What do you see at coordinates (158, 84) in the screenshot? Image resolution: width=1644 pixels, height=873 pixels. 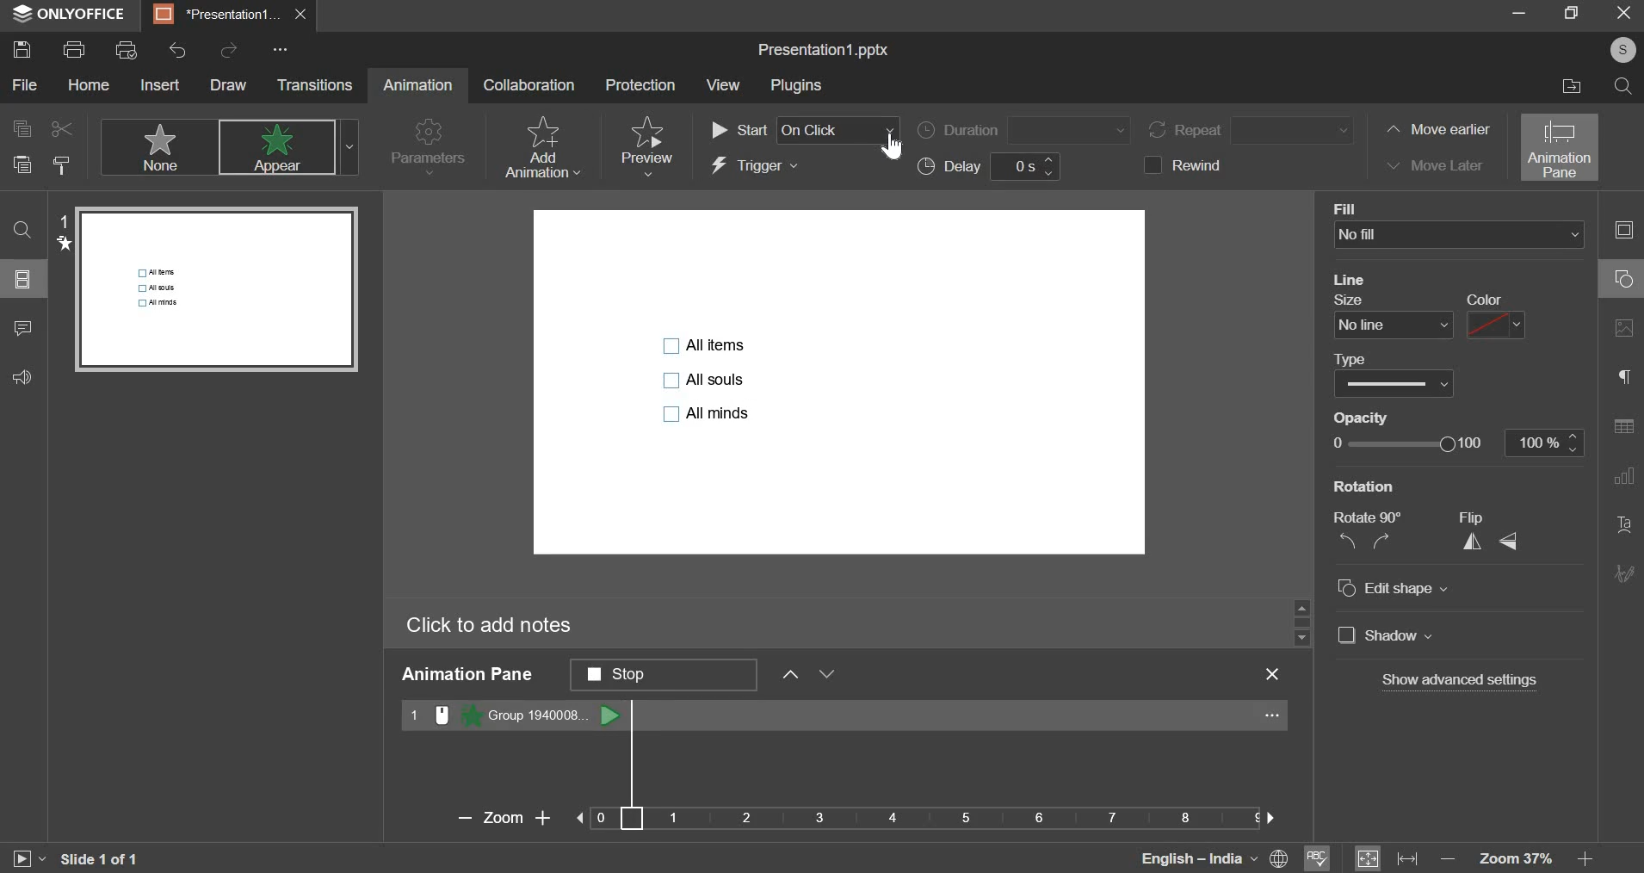 I see `insert` at bounding box center [158, 84].